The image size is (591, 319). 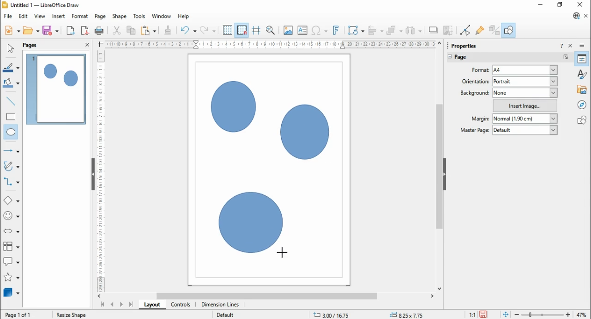 What do you see at coordinates (162, 16) in the screenshot?
I see `window` at bounding box center [162, 16].